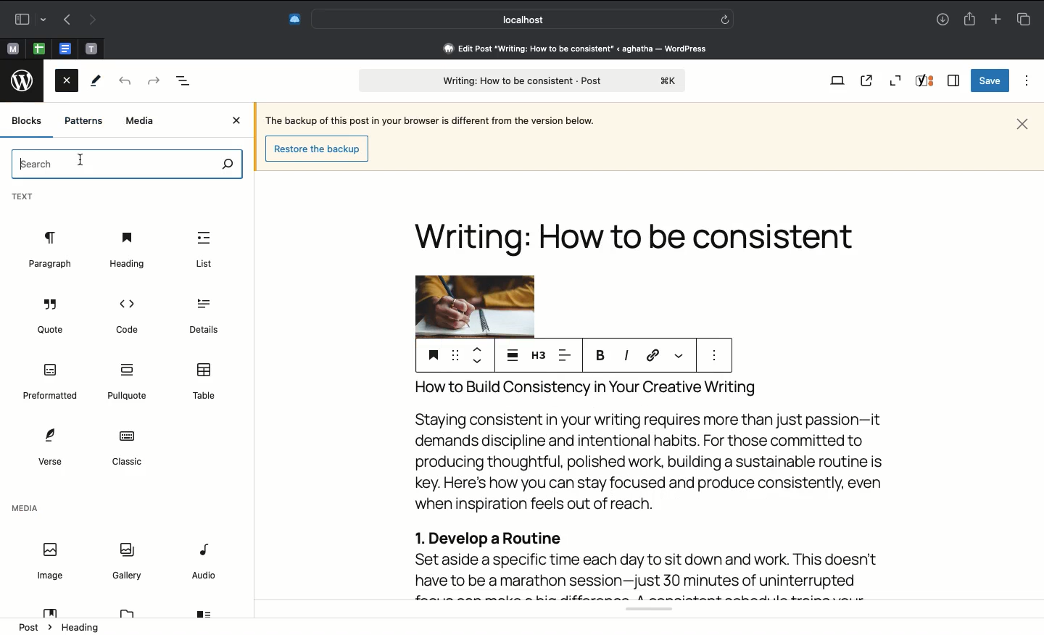 The height and width of the screenshot is (635, 1044). Describe the element at coordinates (898, 79) in the screenshot. I see `Zoom out` at that location.